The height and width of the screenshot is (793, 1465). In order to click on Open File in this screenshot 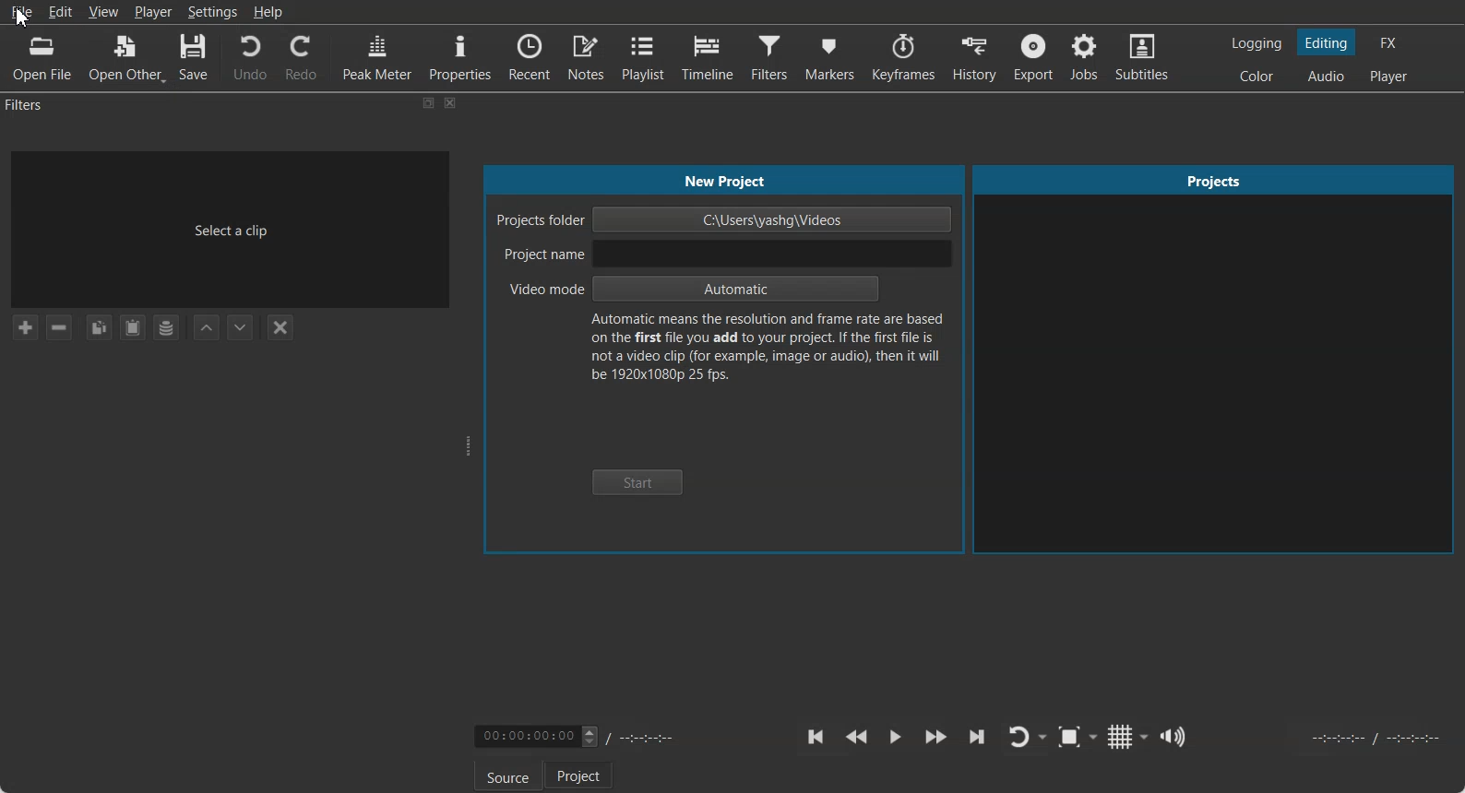, I will do `click(42, 59)`.